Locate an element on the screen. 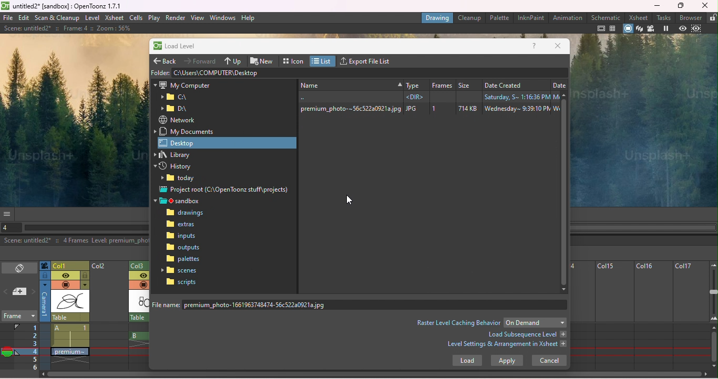  Sub-camera is located at coordinates (698, 29).